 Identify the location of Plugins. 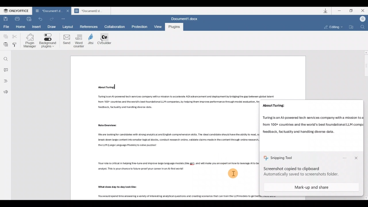
(174, 27).